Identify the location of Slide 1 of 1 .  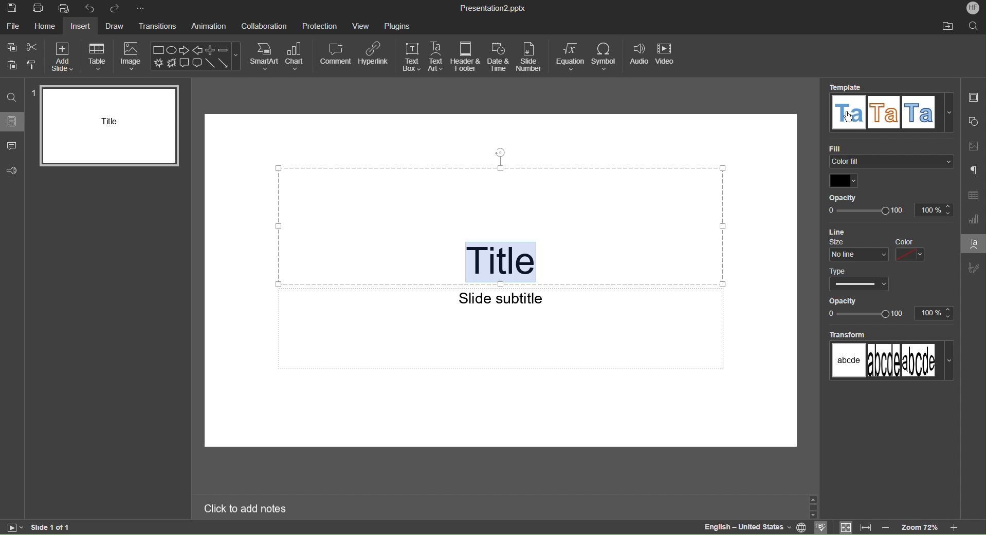
(52, 527).